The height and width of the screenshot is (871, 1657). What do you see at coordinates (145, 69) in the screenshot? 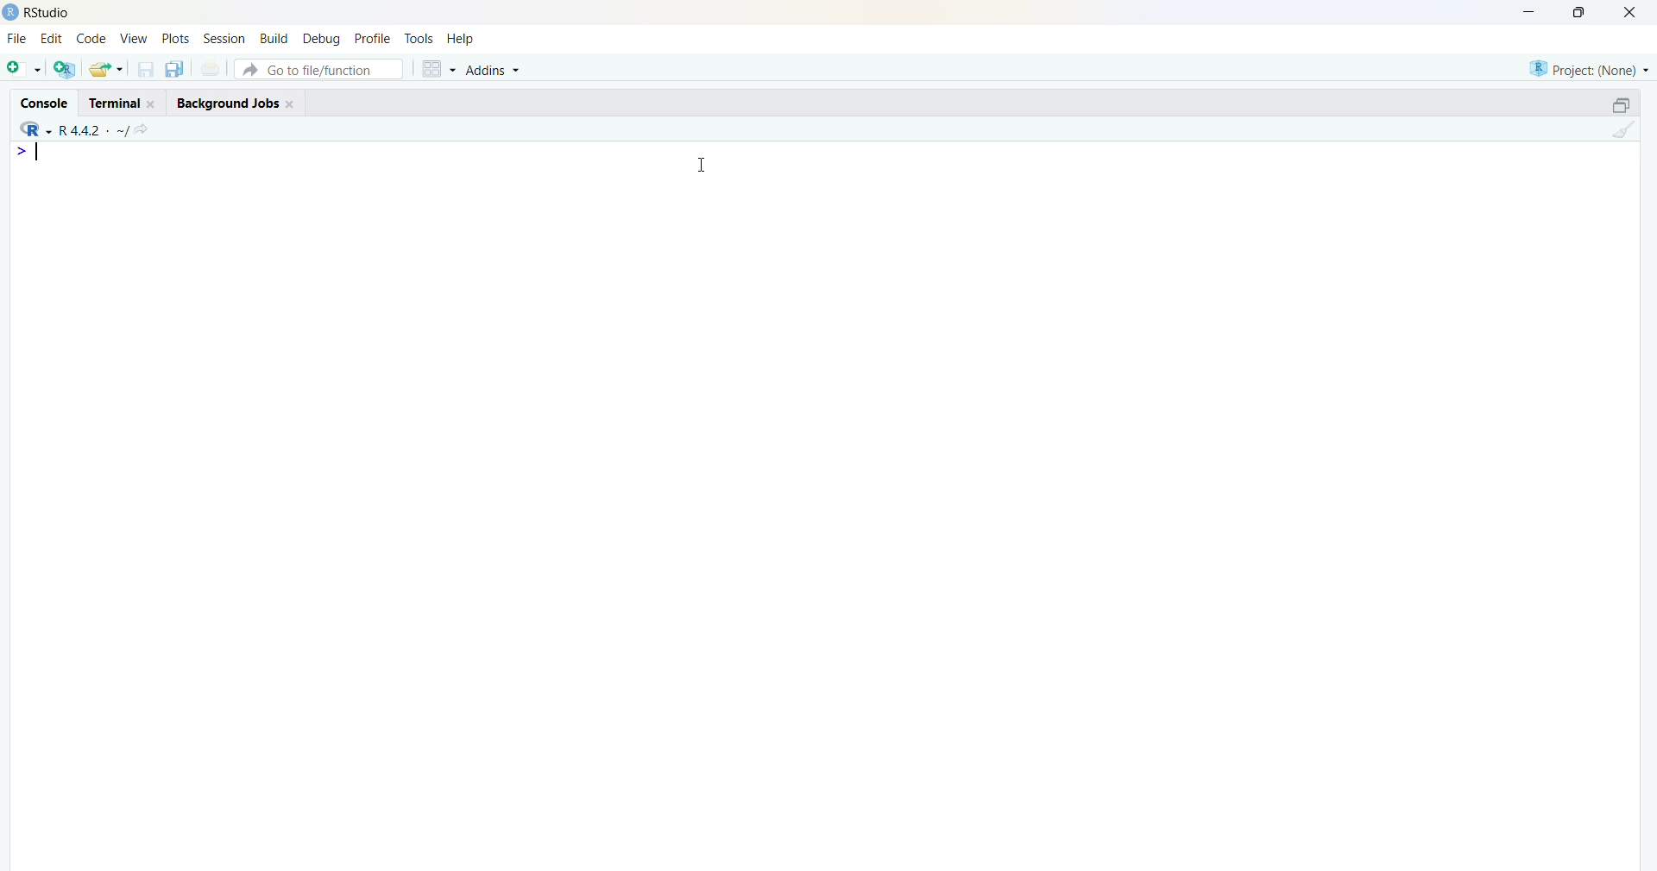
I see `save current document` at bounding box center [145, 69].